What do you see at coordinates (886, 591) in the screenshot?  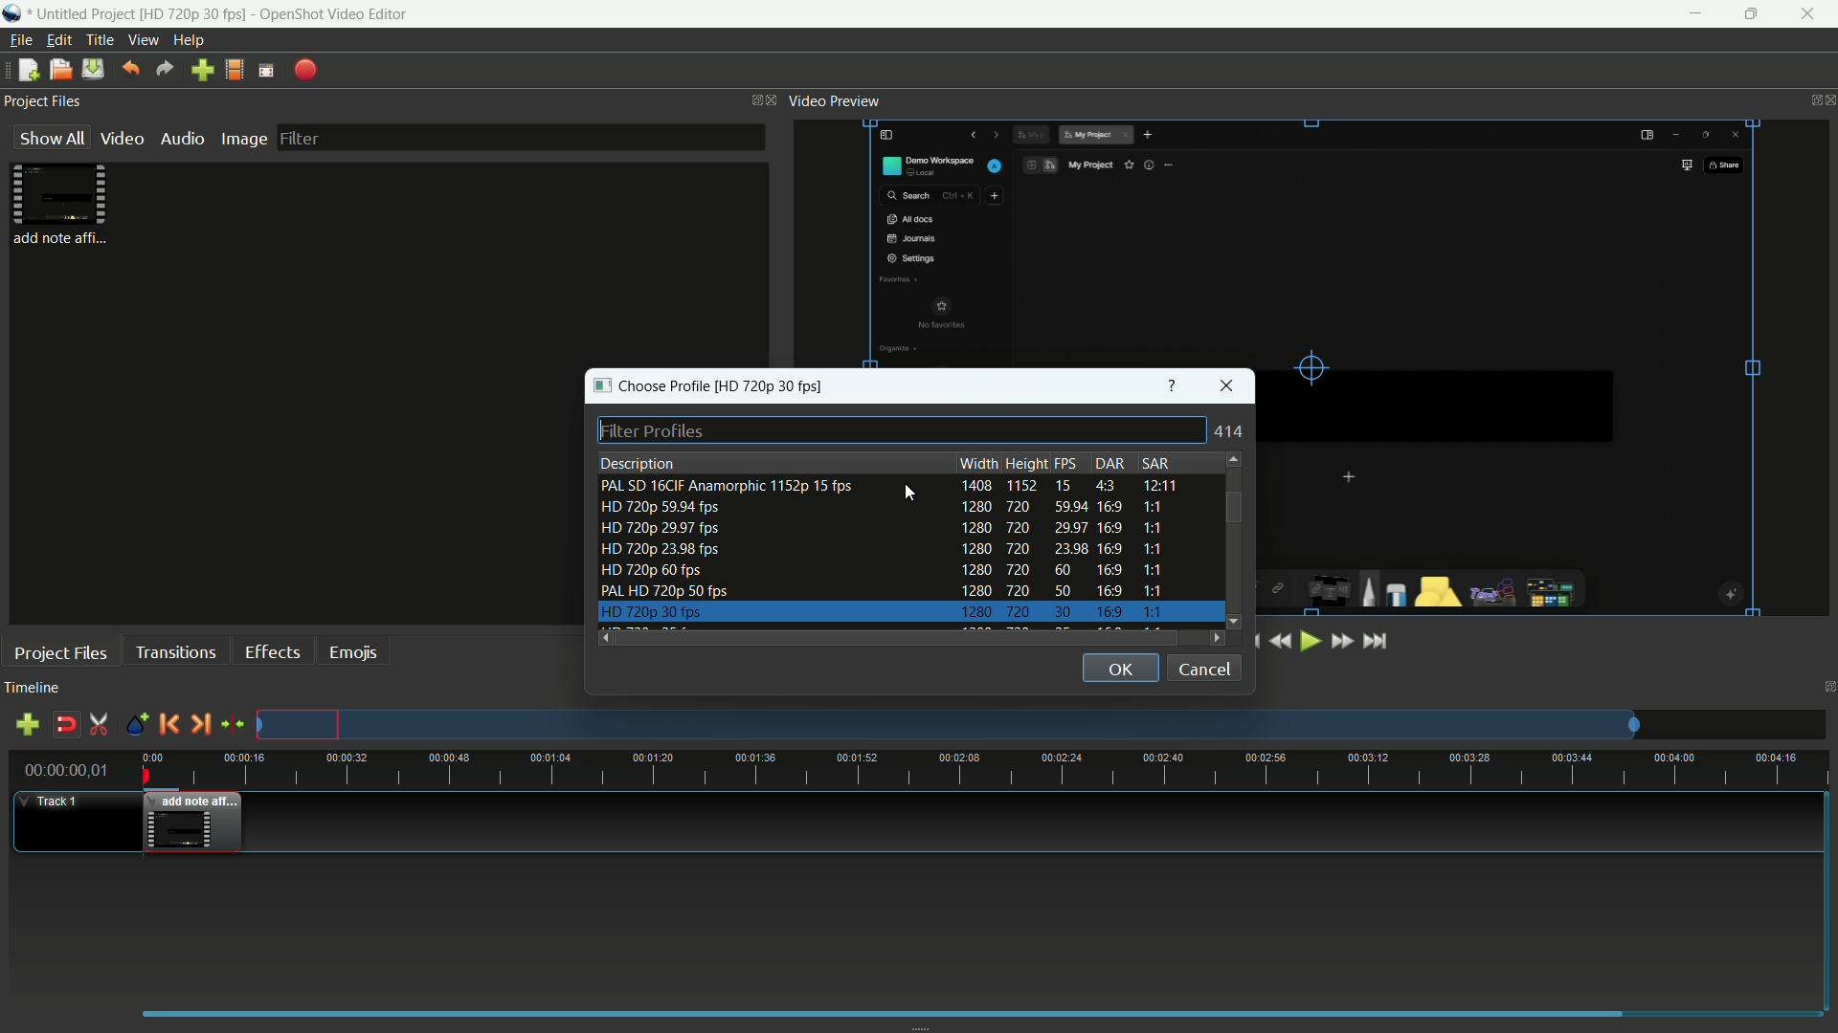 I see `profile-6` at bounding box center [886, 591].